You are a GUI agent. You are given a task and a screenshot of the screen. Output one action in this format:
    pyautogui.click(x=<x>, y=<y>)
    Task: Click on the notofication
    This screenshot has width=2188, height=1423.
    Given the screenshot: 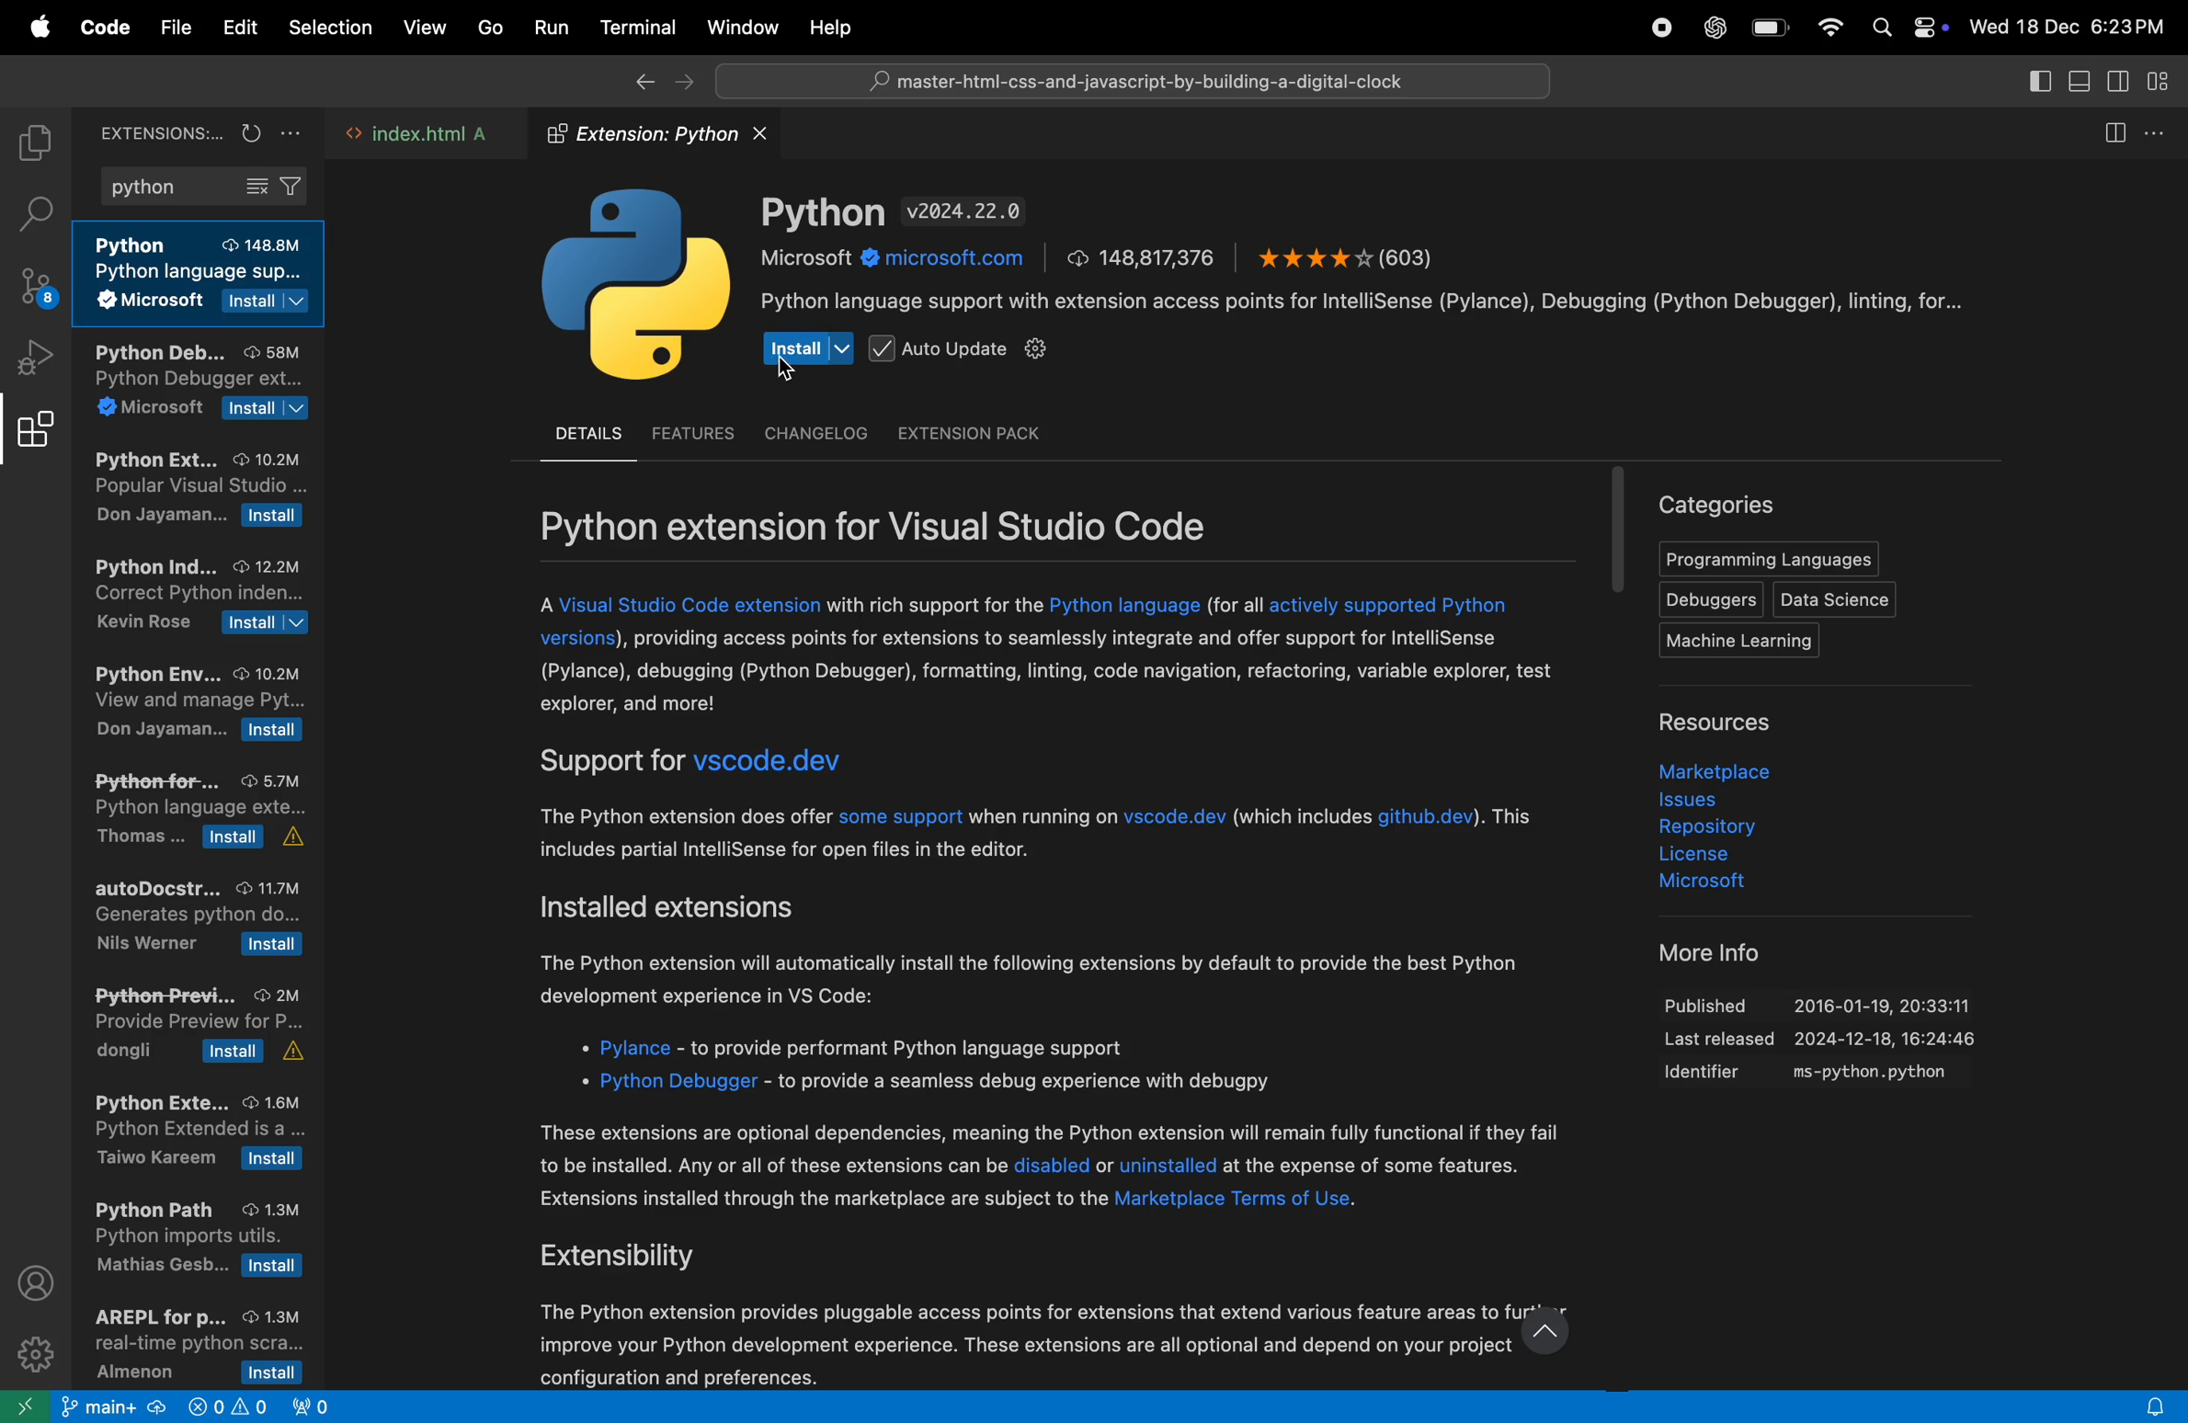 What is the action you would take?
    pyautogui.click(x=2148, y=1406)
    